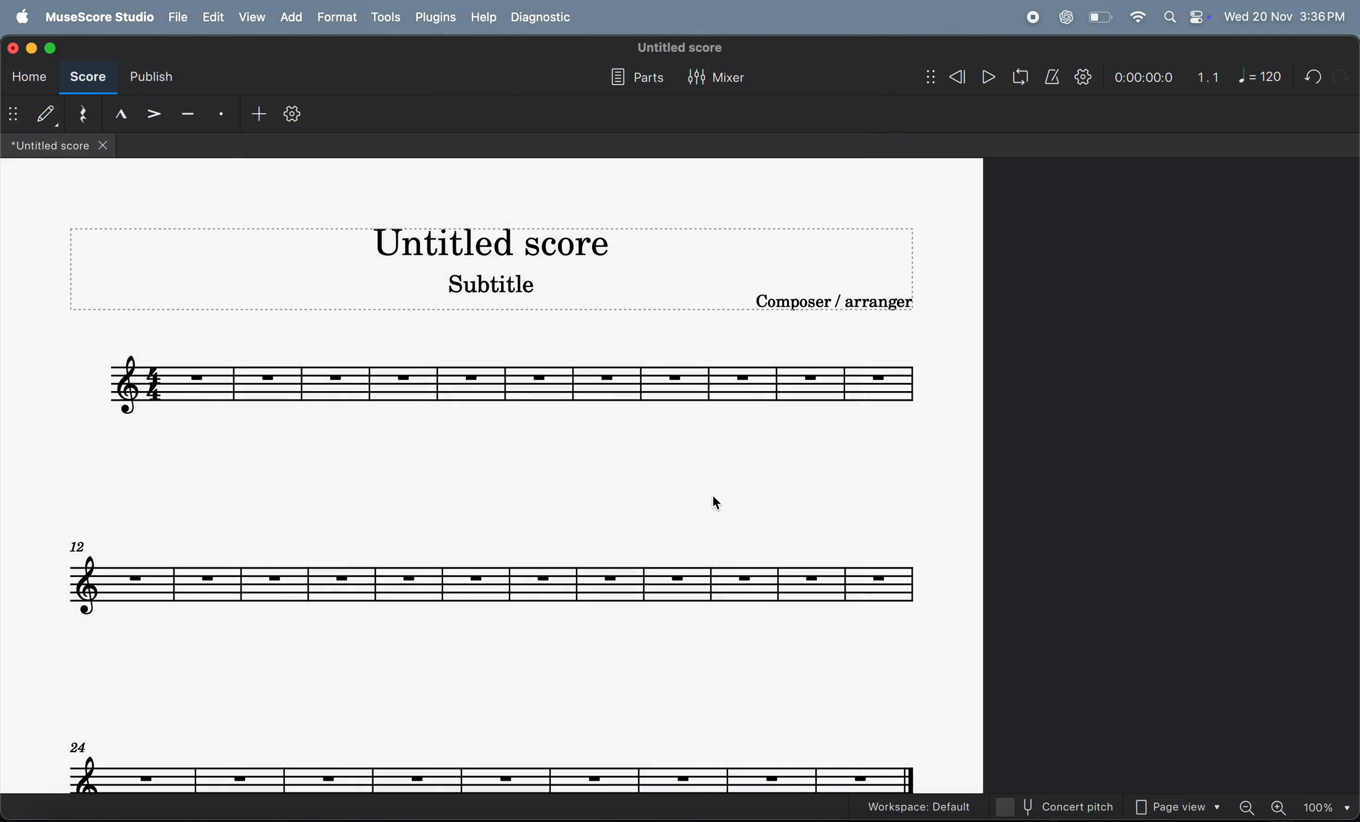 Image resolution: width=1360 pixels, height=822 pixels. I want to click on 1.1, so click(1209, 77).